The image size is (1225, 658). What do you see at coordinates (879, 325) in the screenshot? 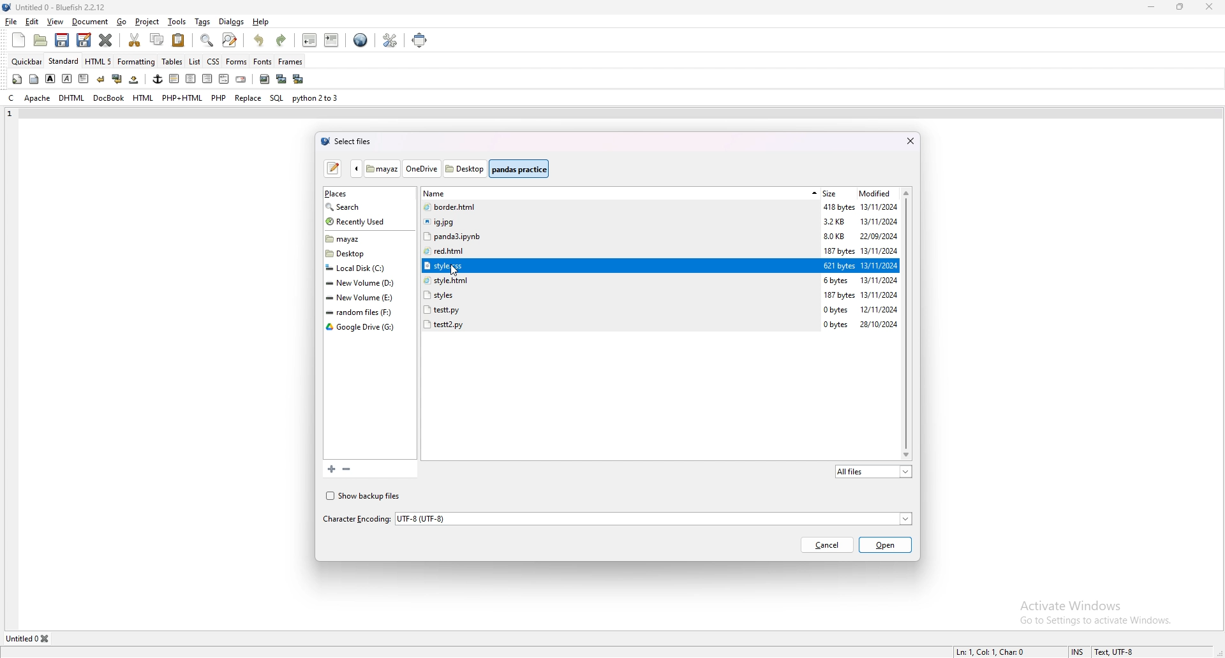
I see `28/10/2024` at bounding box center [879, 325].